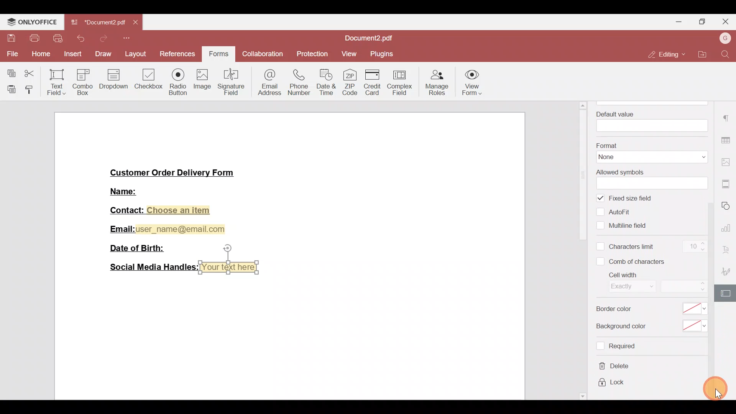  Describe the element at coordinates (103, 53) in the screenshot. I see `Draw` at that location.